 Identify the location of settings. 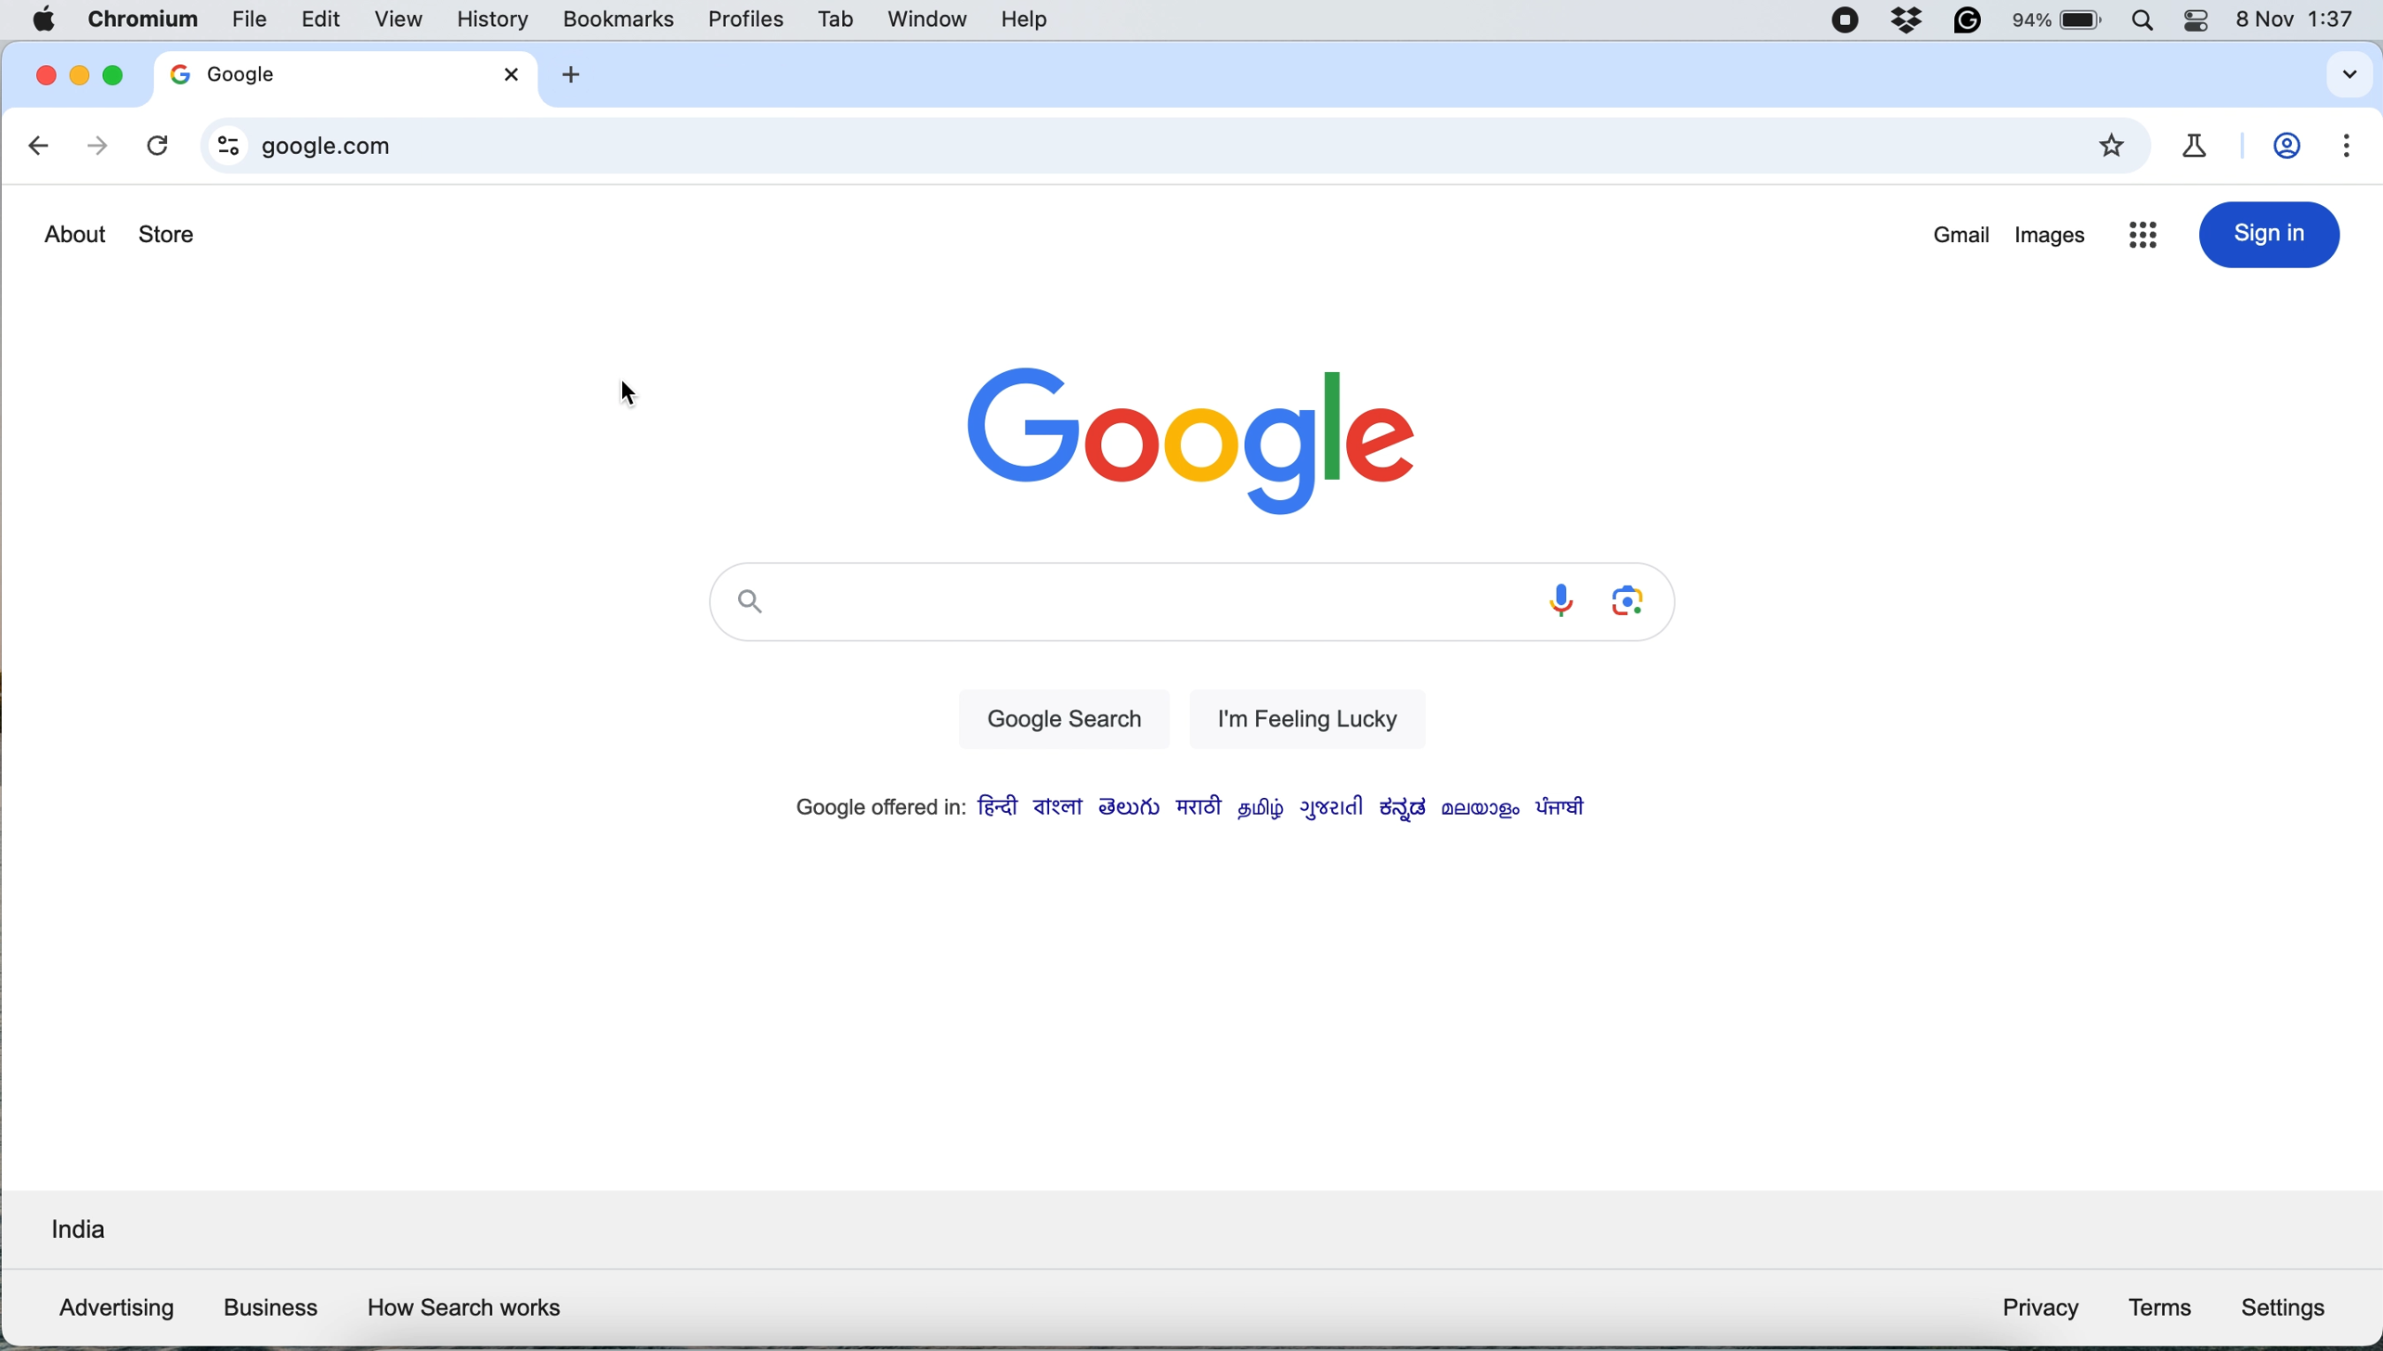
(2290, 1306).